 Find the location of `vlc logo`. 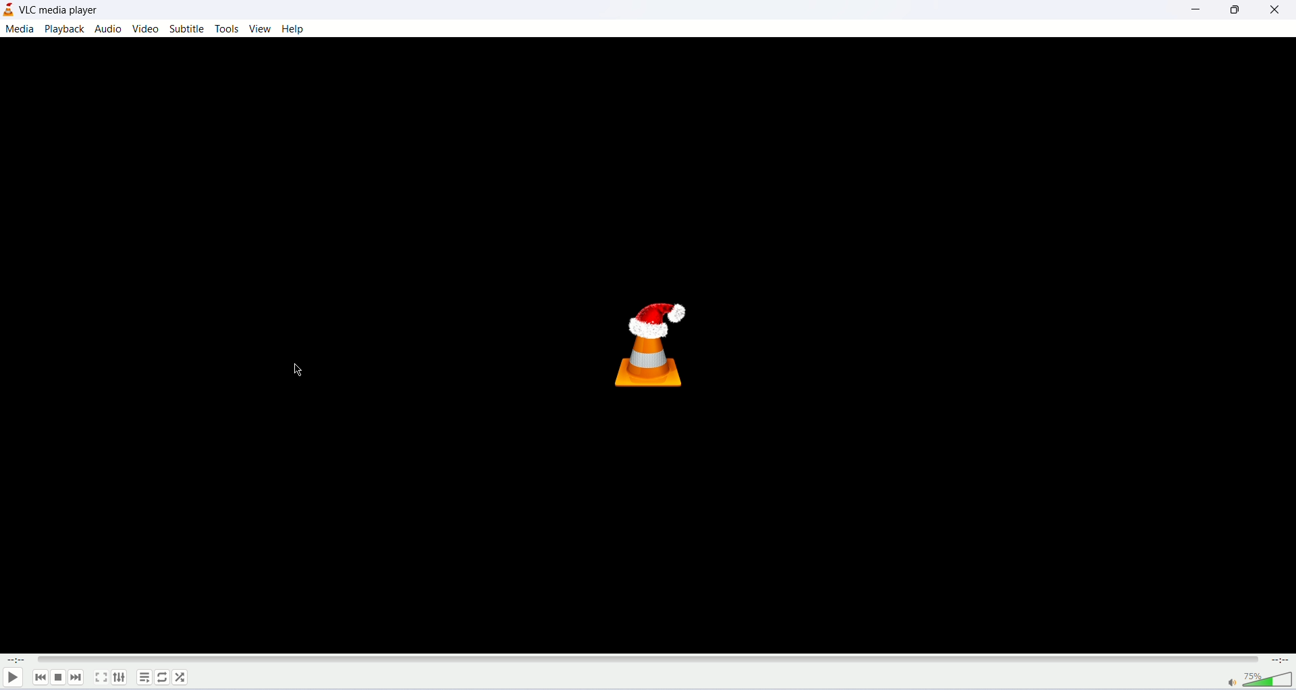

vlc logo is located at coordinates (645, 338).